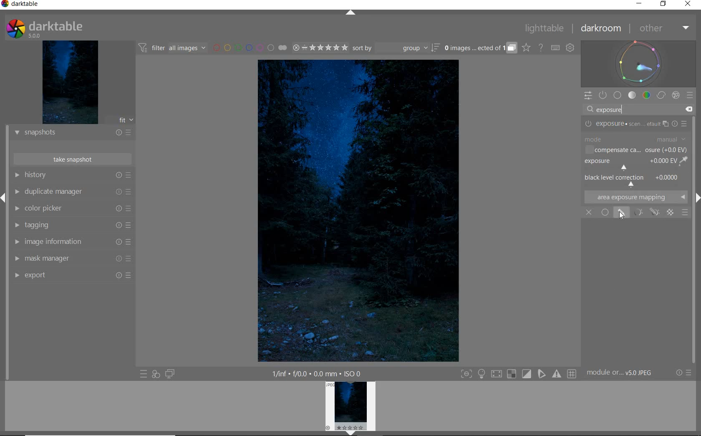  Describe the element at coordinates (320, 48) in the screenshot. I see `RANGE RATING OF SELECTED IMAGES` at that location.